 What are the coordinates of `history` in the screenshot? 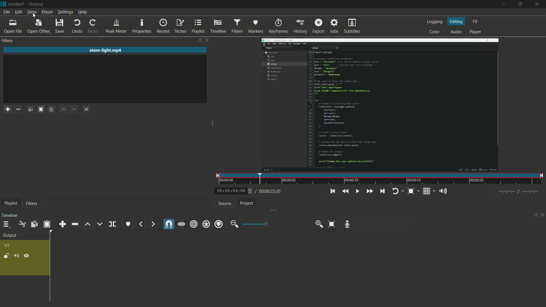 It's located at (300, 26).